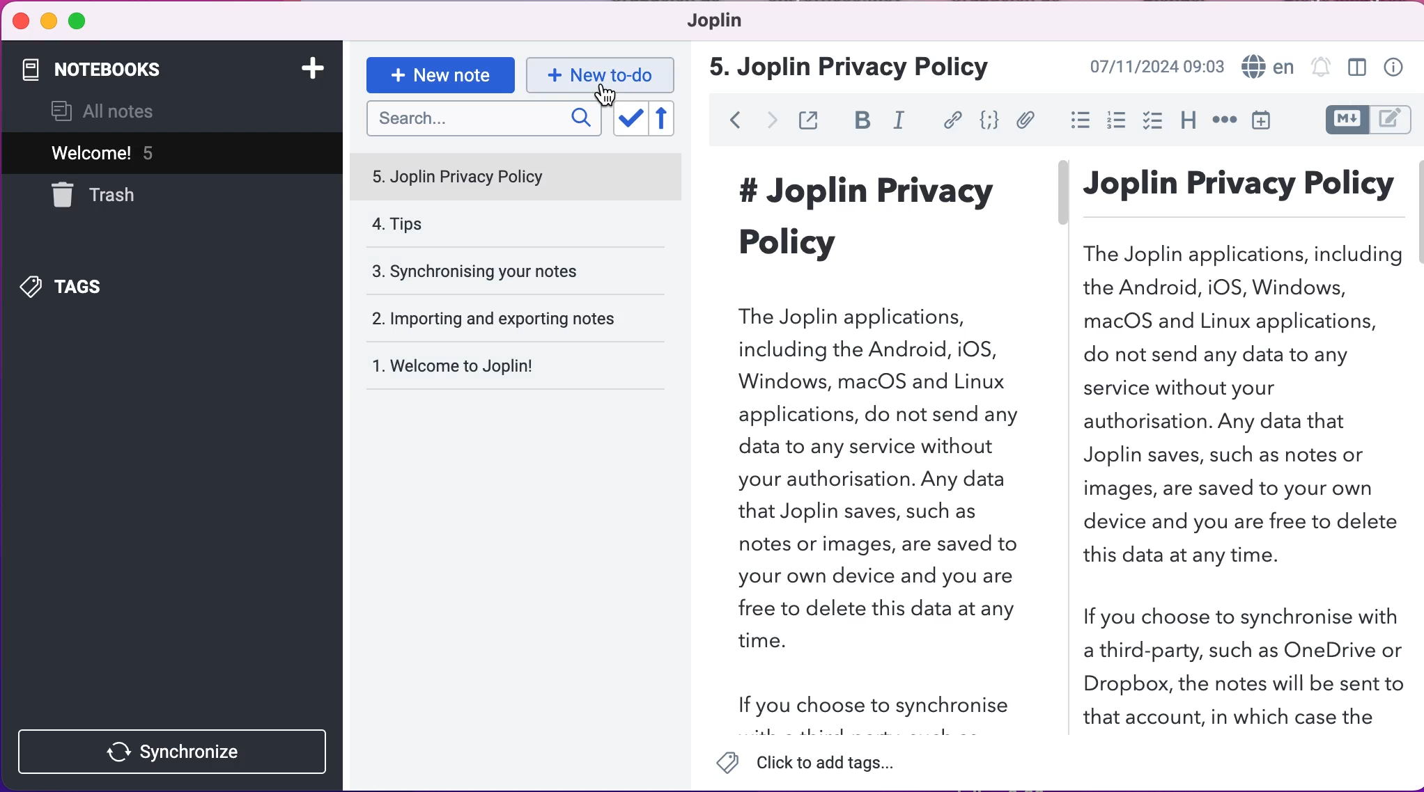 The image size is (1424, 792). I want to click on insert time, so click(1267, 122).